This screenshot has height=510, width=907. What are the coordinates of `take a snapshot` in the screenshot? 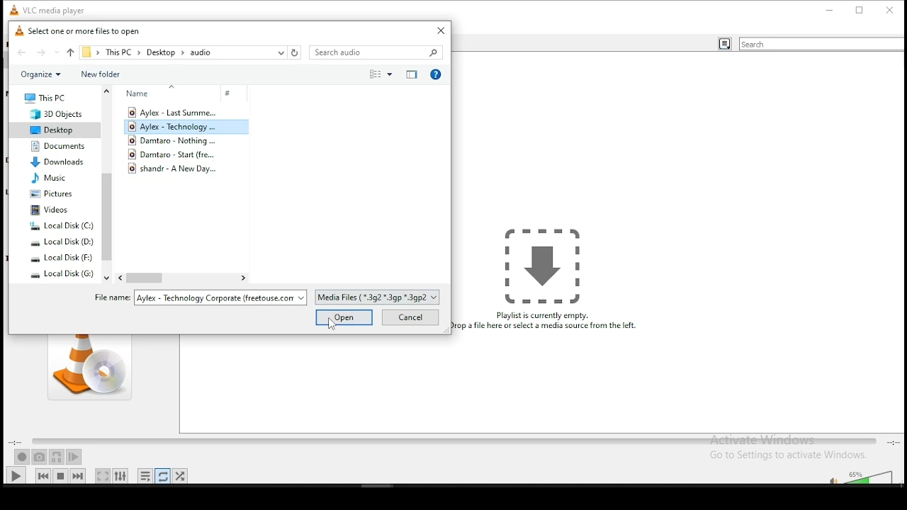 It's located at (40, 458).